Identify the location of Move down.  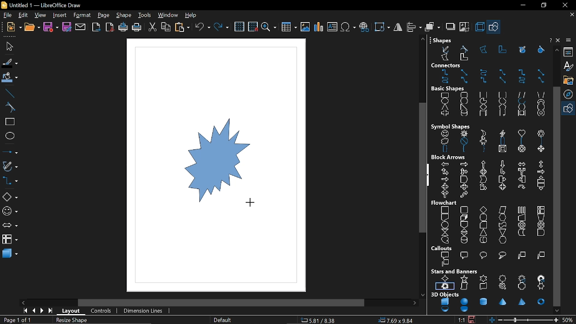
(558, 310).